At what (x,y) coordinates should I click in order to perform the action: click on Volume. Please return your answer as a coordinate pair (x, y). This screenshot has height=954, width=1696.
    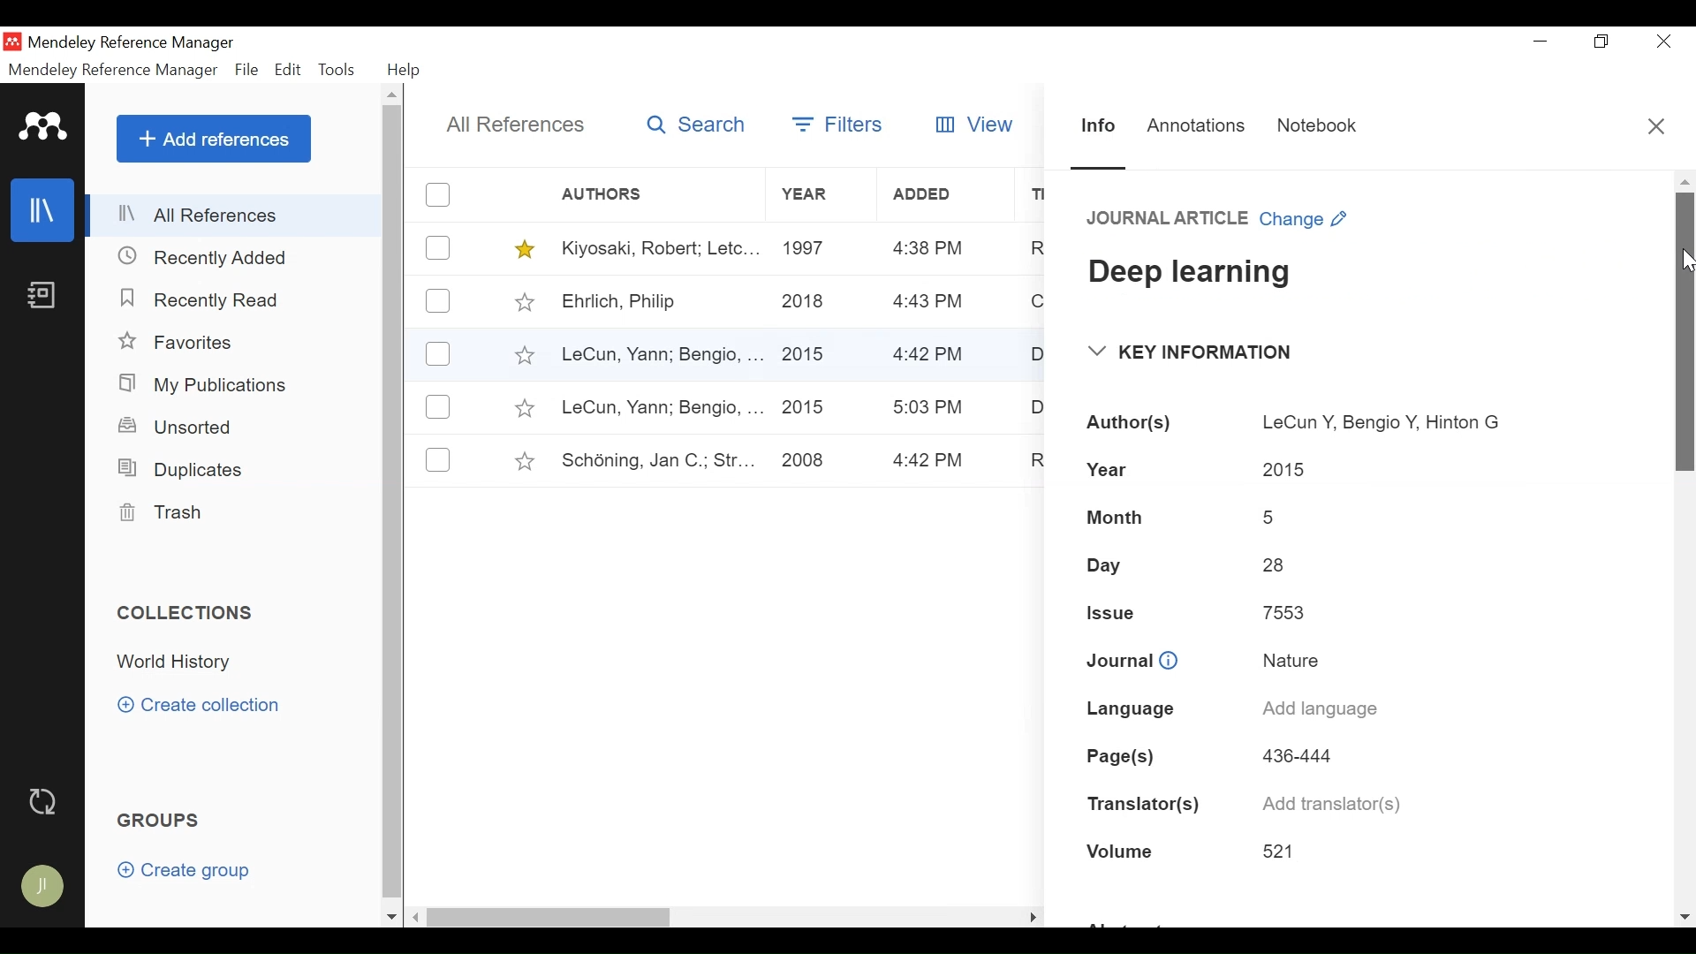
    Looking at the image, I should click on (1124, 850).